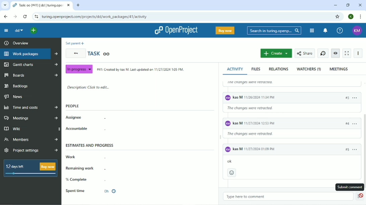 This screenshot has height=205, width=366. I want to click on Work, so click(85, 157).